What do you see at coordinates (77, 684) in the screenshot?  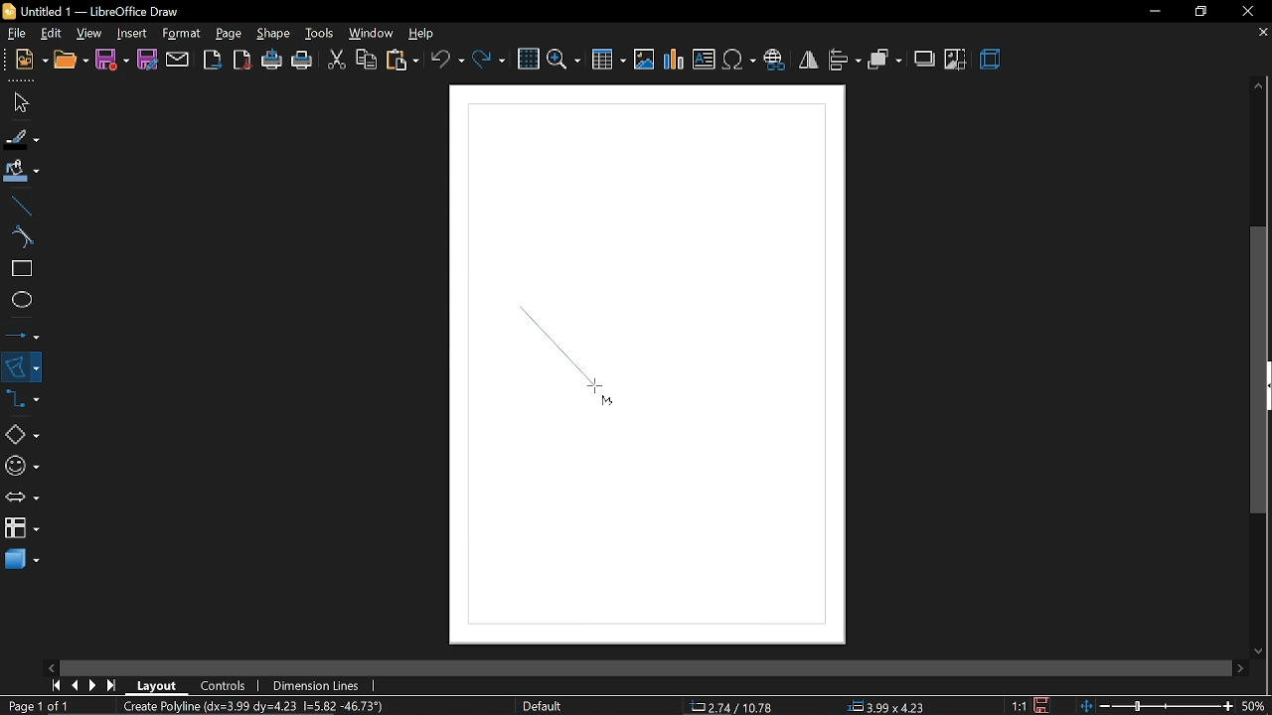 I see `previous page` at bounding box center [77, 684].